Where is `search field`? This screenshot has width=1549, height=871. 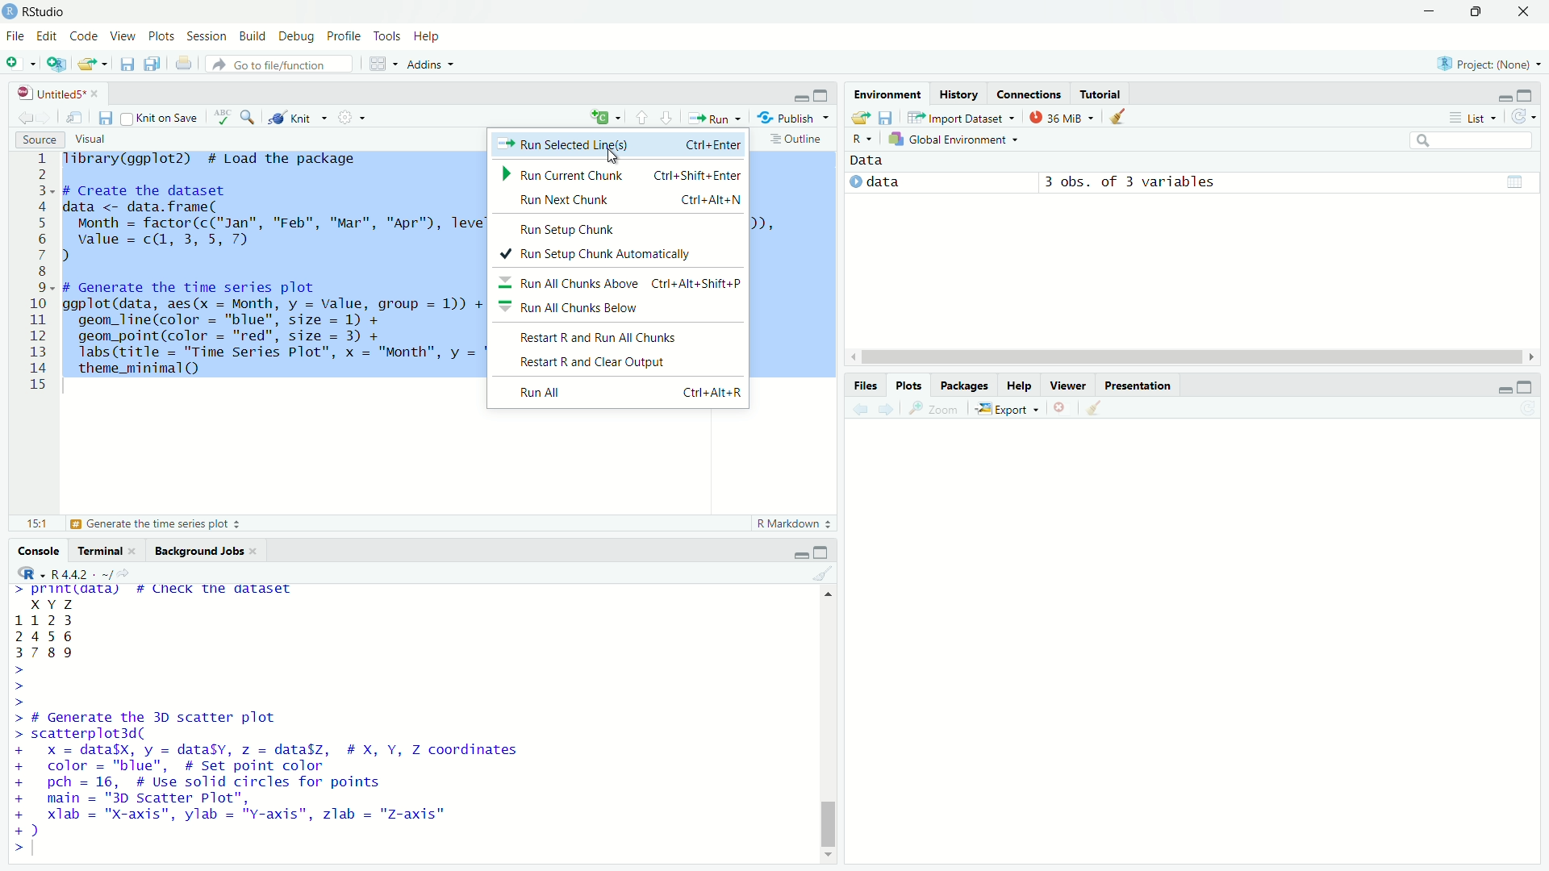 search field is located at coordinates (1470, 140).